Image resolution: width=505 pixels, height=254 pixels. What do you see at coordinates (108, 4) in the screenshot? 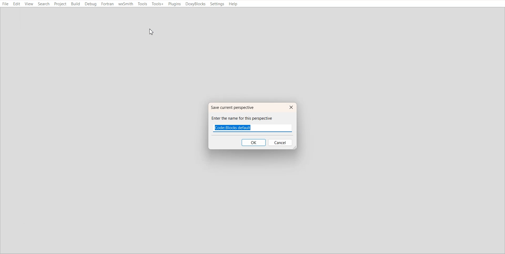
I see `Fortran` at bounding box center [108, 4].